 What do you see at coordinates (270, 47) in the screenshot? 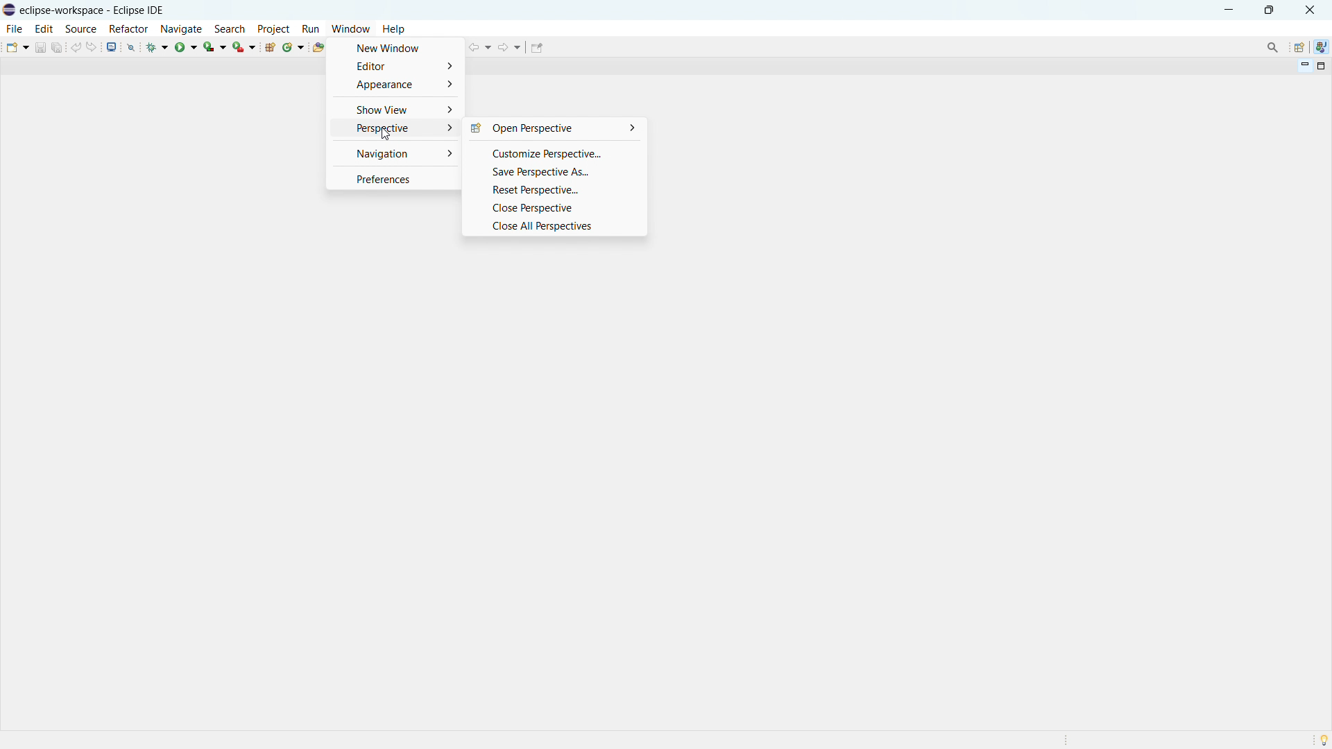
I see `new java package` at bounding box center [270, 47].